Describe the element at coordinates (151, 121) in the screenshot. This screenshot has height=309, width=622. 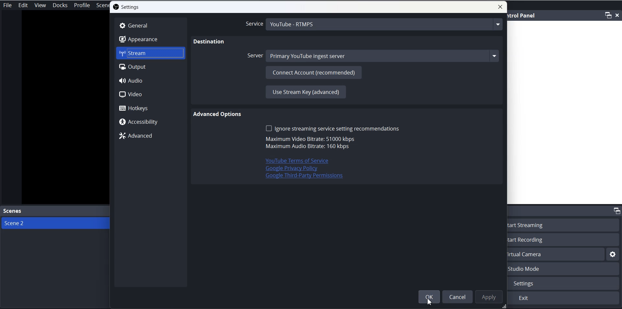
I see `Accessibility` at that location.